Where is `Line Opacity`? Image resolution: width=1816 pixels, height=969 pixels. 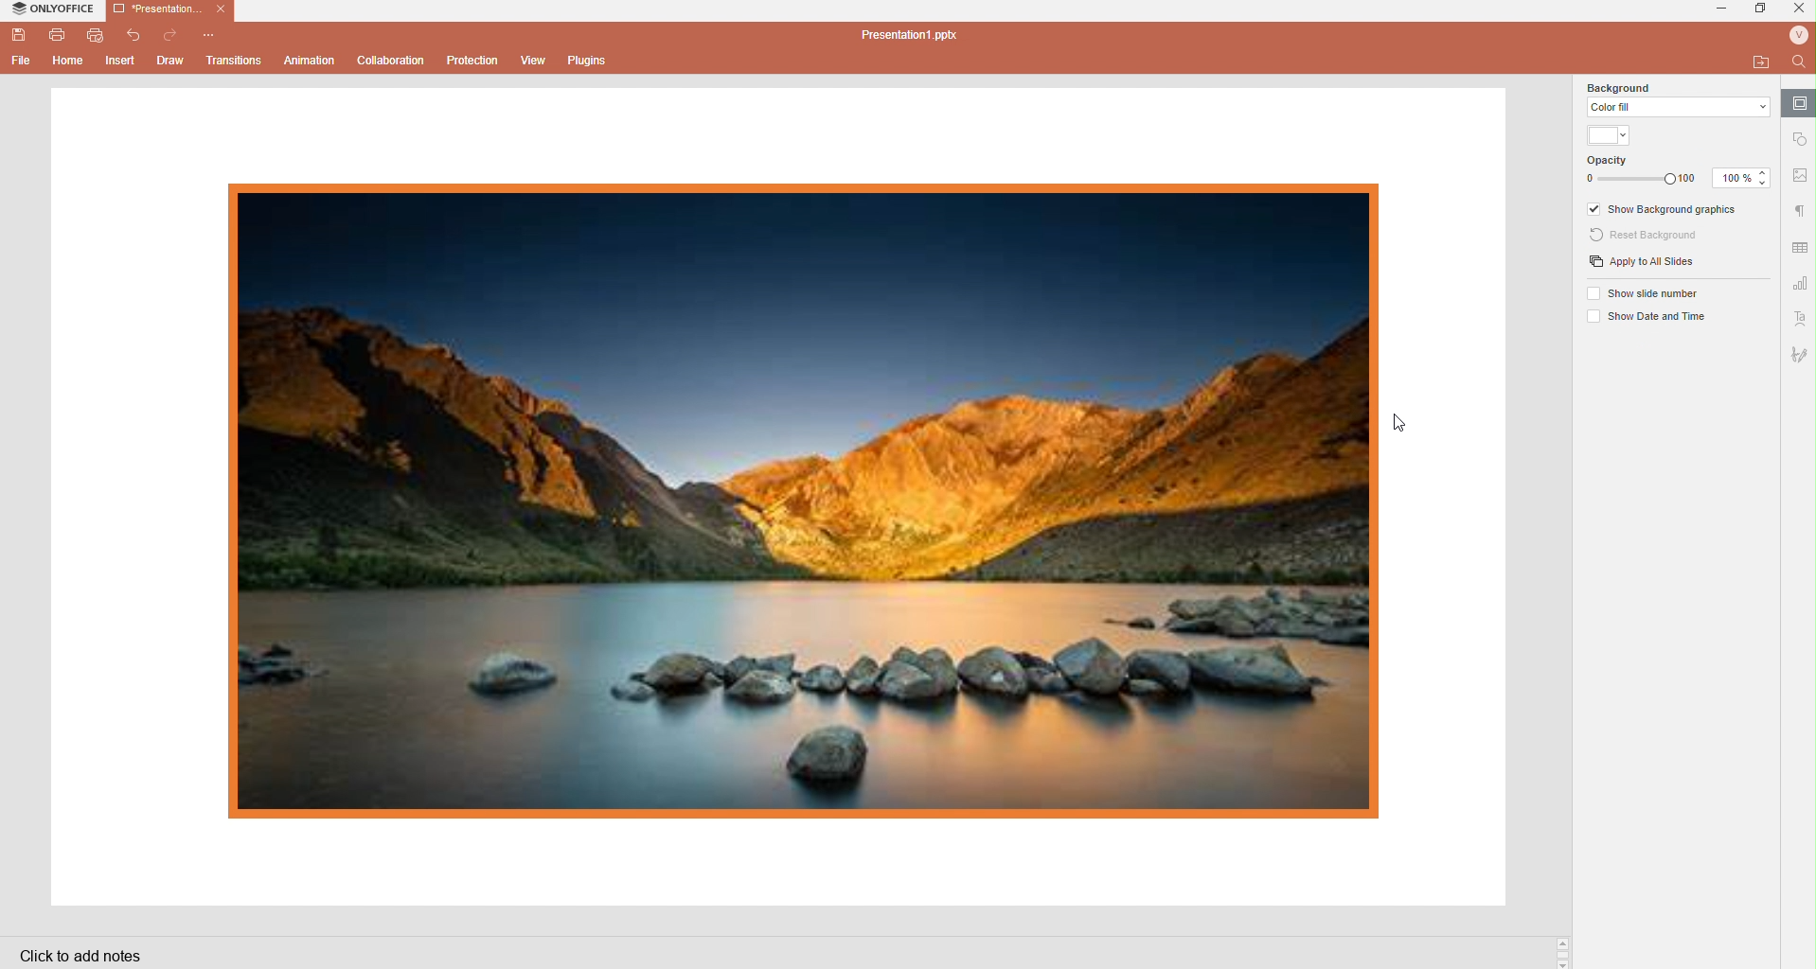 Line Opacity is located at coordinates (1642, 171).